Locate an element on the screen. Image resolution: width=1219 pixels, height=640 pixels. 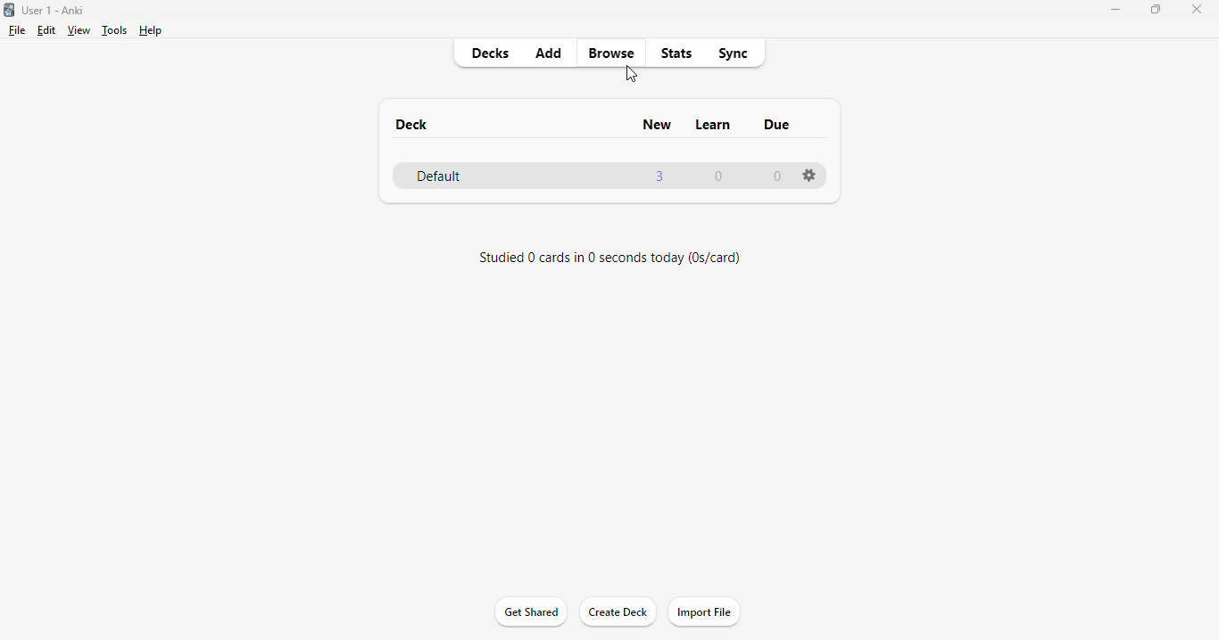
0 is located at coordinates (718, 176).